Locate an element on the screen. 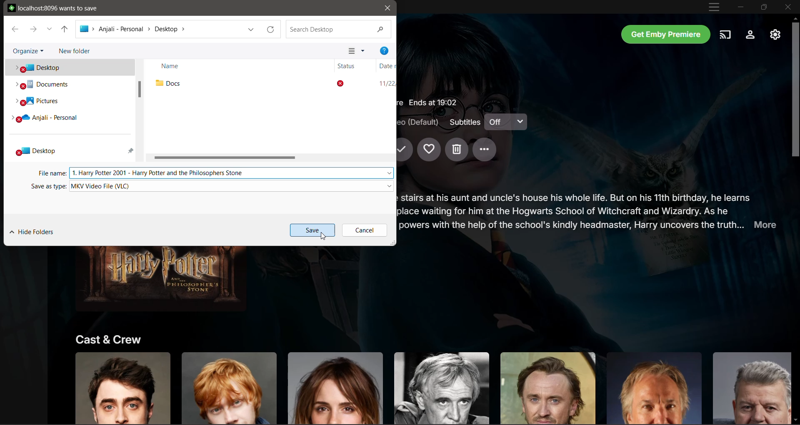 This screenshot has height=425, width=800. Delete is located at coordinates (457, 150).